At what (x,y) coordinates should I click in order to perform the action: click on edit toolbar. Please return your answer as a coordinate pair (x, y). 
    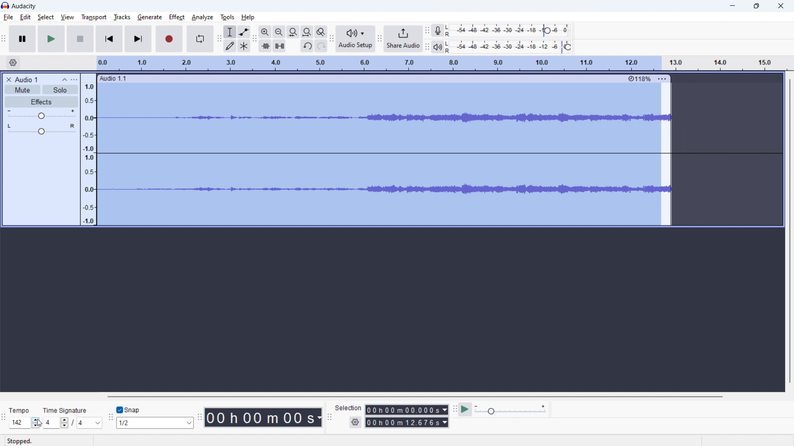
    Looking at the image, I should click on (255, 39).